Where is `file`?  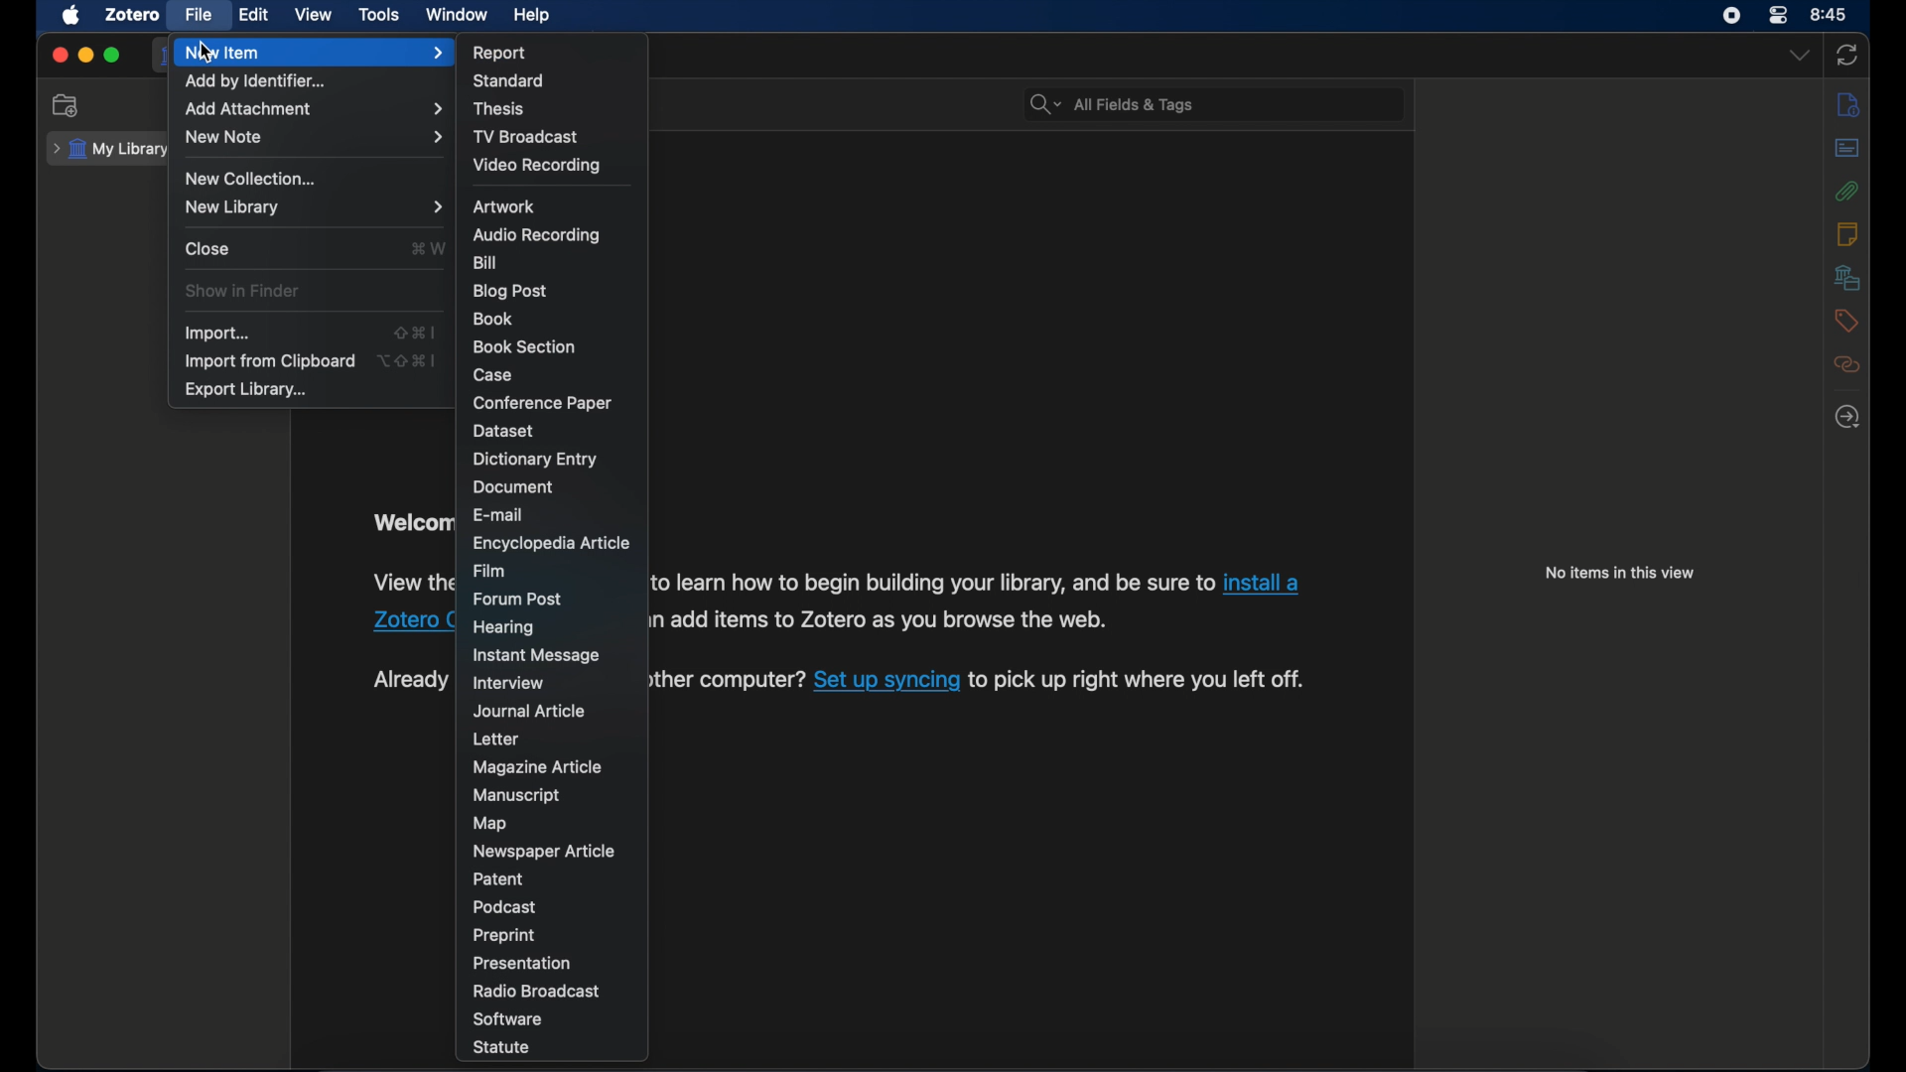 file is located at coordinates (198, 14).